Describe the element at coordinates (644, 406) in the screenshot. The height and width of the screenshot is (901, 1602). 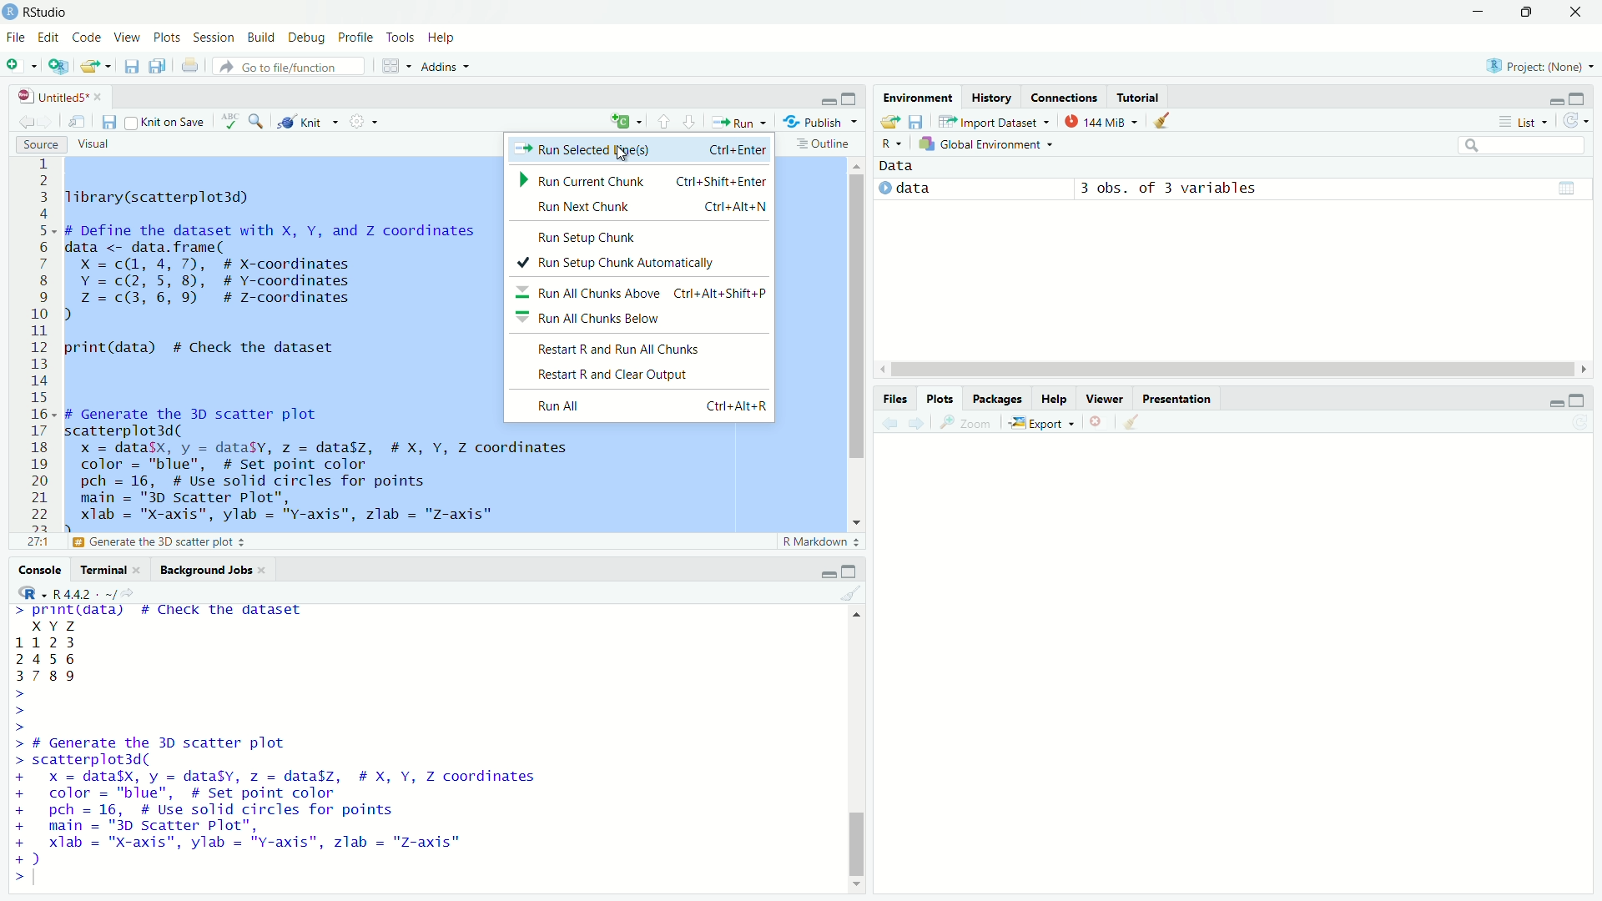
I see `Run All` at that location.